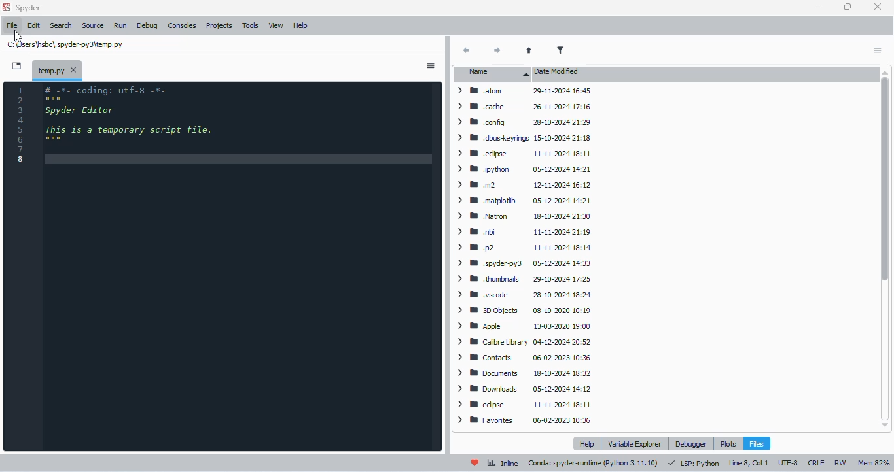 The image size is (894, 472). Describe the element at coordinates (558, 72) in the screenshot. I see `date modified` at that location.